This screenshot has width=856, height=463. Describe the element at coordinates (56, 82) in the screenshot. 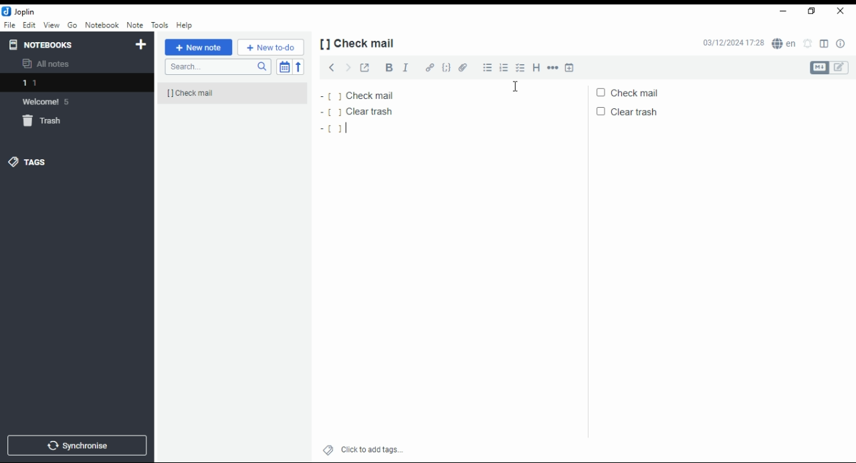

I see `notebook 1` at that location.